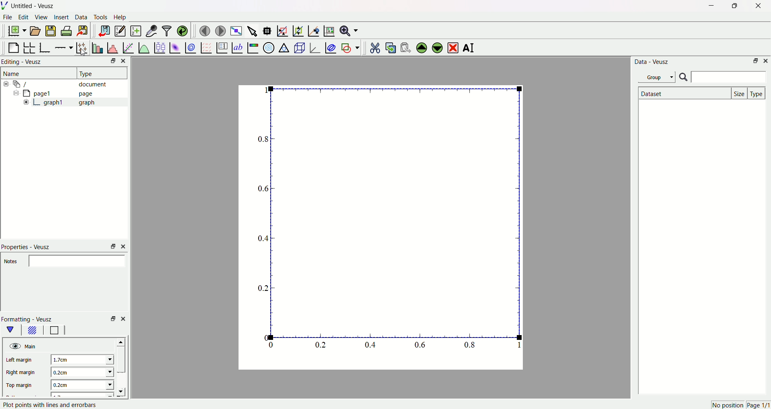 Image resolution: width=771 pixels, height=409 pixels. I want to click on Formatting - Veusz, so click(31, 319).